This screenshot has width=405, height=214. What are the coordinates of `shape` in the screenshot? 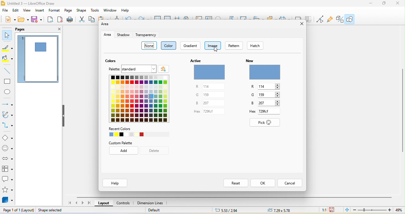 It's located at (83, 11).